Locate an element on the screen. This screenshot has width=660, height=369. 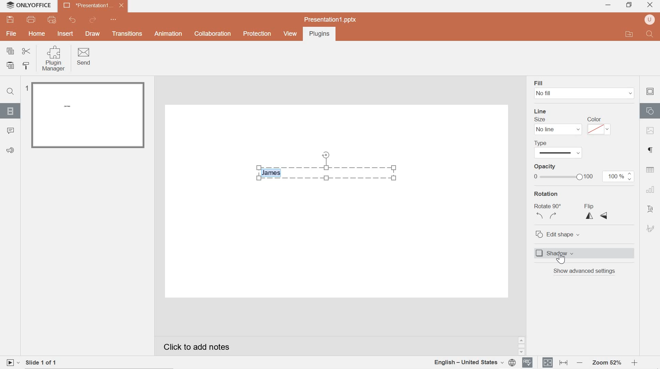
Animation is located at coordinates (168, 33).